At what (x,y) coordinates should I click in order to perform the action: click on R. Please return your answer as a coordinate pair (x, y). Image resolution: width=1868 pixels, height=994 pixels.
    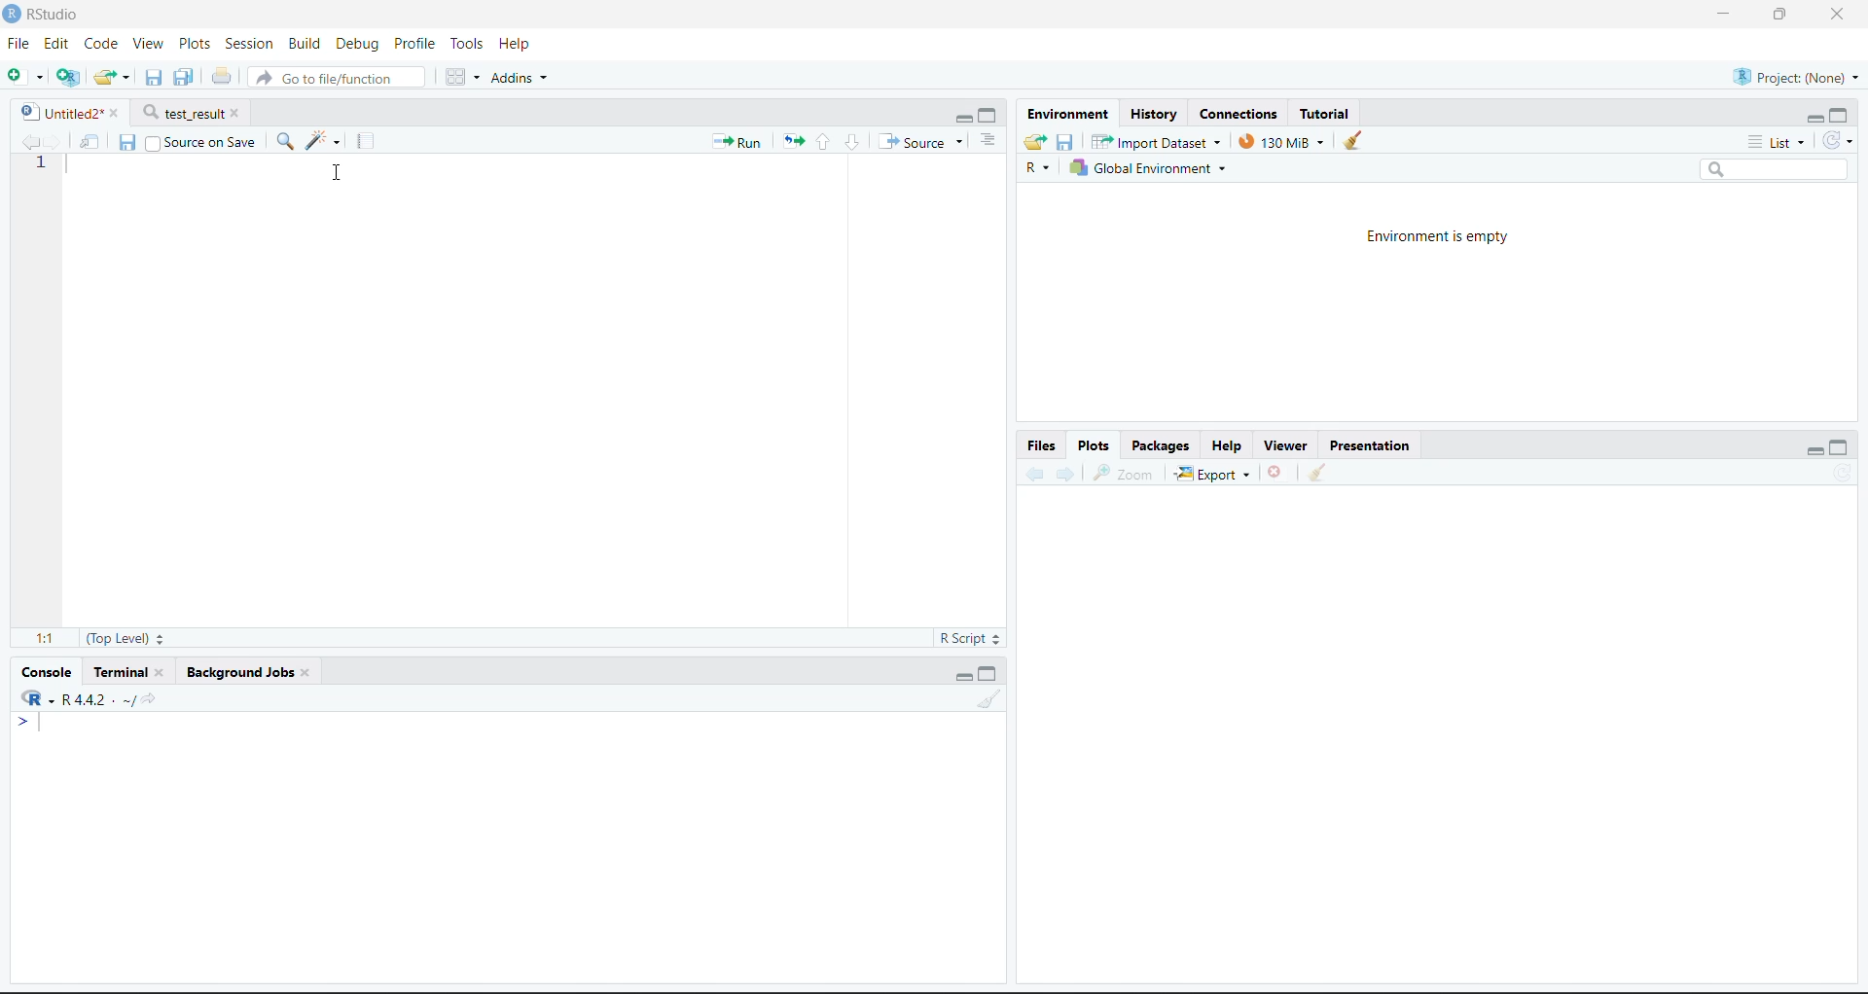
    Looking at the image, I should click on (33, 699).